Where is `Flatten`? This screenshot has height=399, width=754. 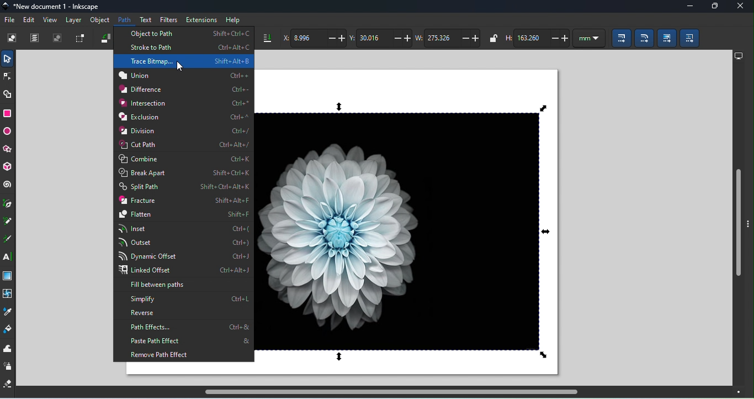 Flatten is located at coordinates (184, 214).